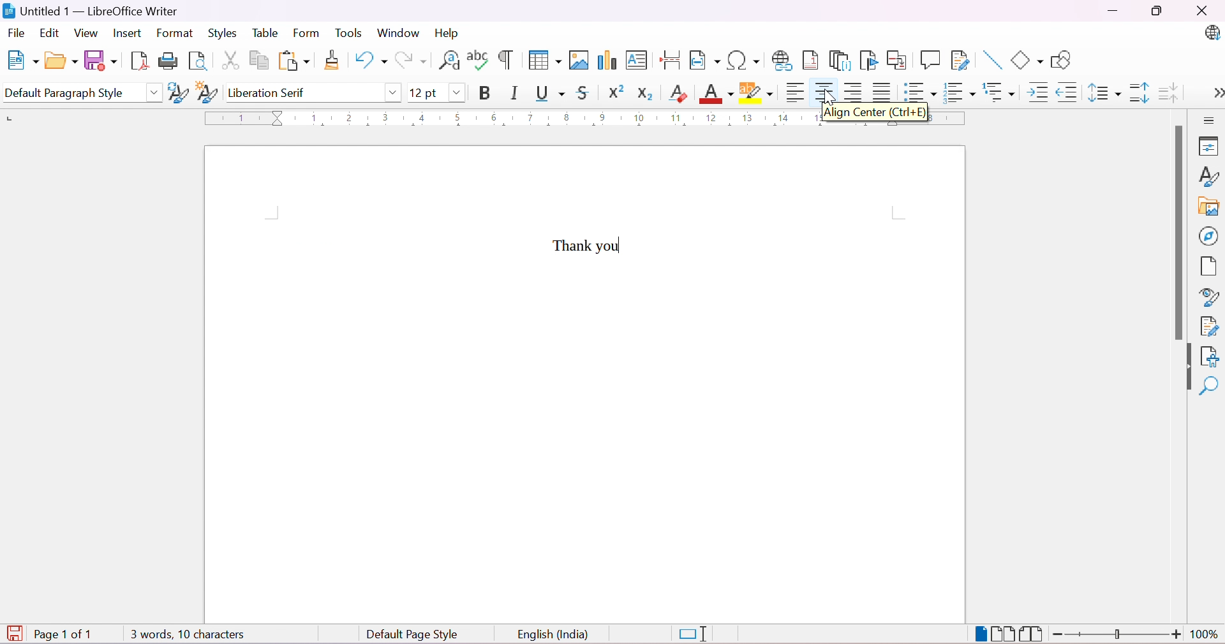  What do you see at coordinates (66, 635) in the screenshot?
I see `Page 1 of 1` at bounding box center [66, 635].